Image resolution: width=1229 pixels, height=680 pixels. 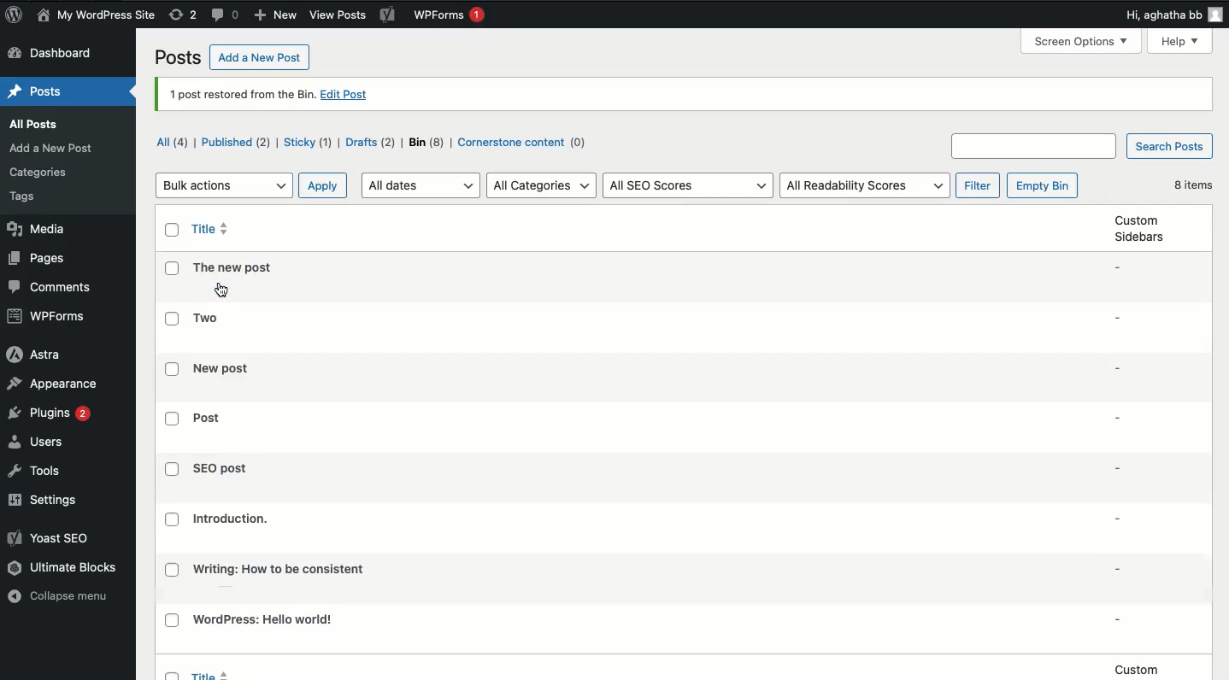 I want to click on add Post, so click(x=51, y=147).